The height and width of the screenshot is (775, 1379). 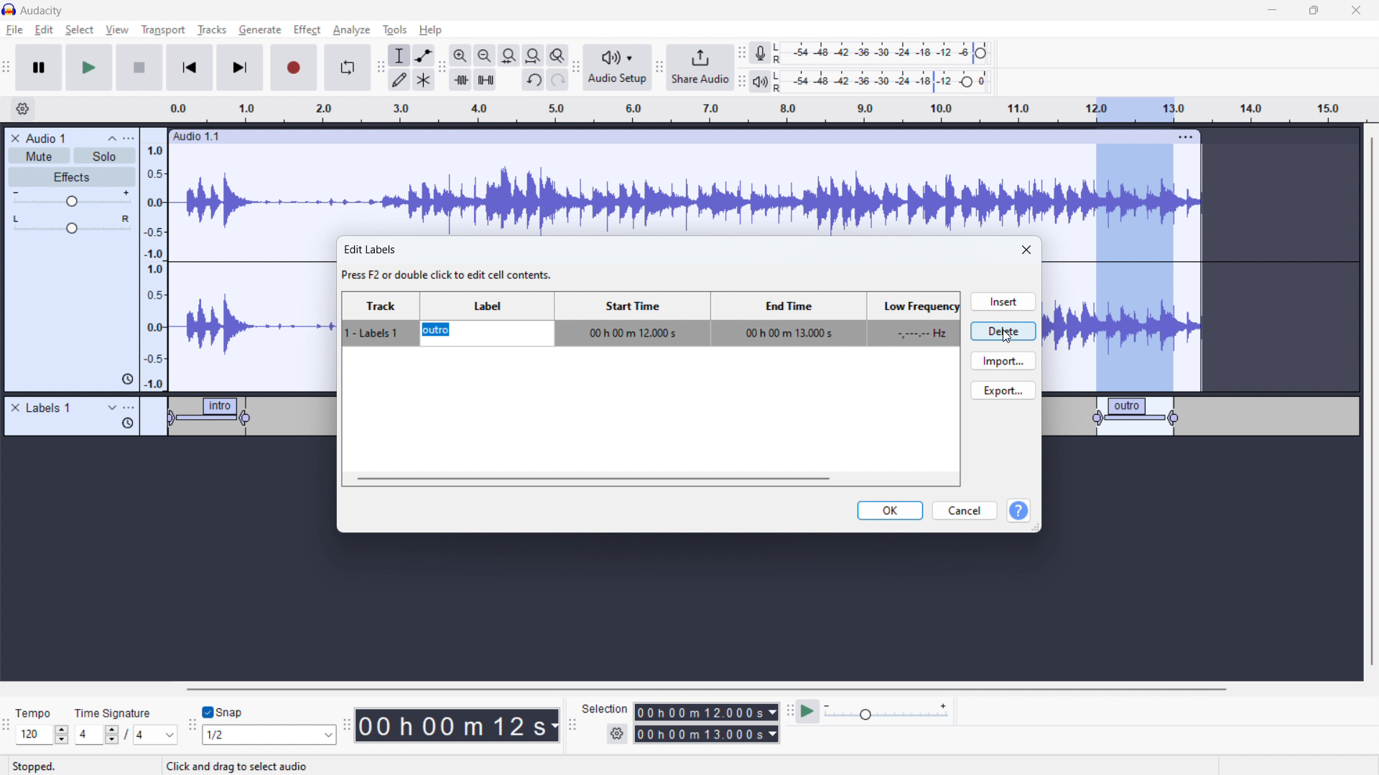 What do you see at coordinates (393, 29) in the screenshot?
I see `tools` at bounding box center [393, 29].